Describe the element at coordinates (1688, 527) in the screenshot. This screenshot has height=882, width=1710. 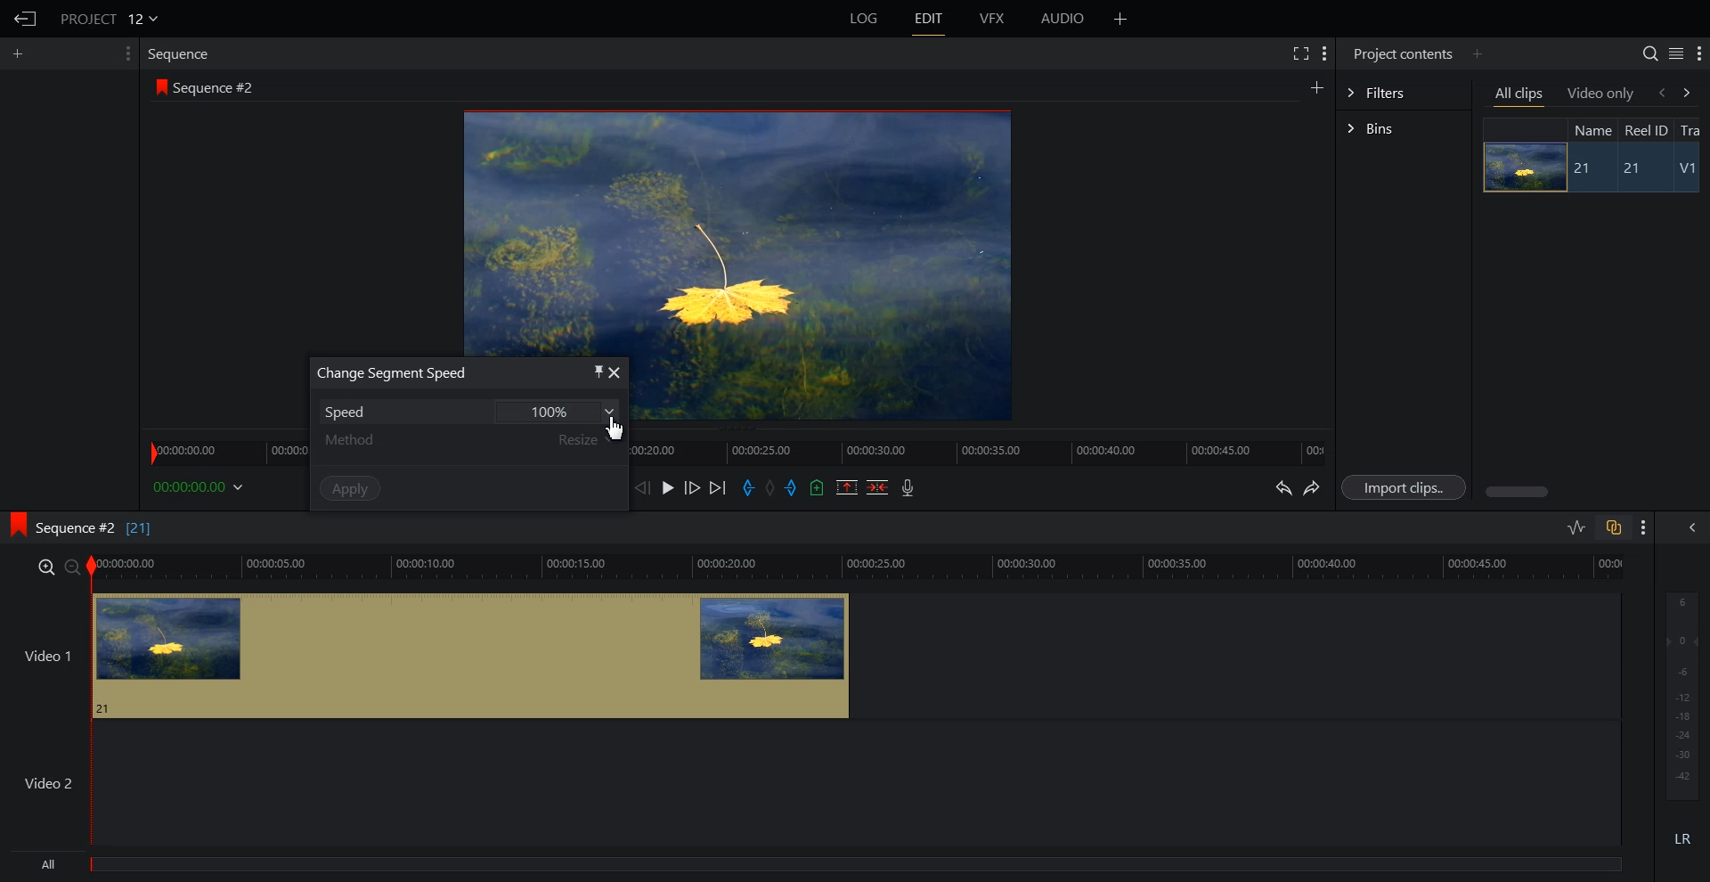
I see `Show the full audio mix` at that location.